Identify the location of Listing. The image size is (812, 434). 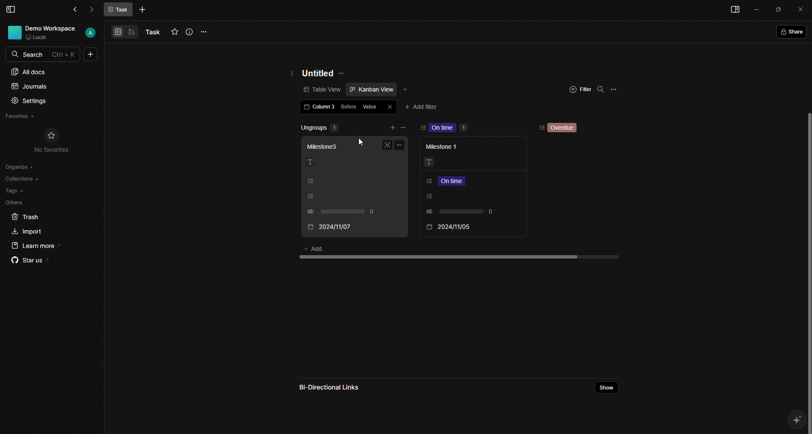
(316, 181).